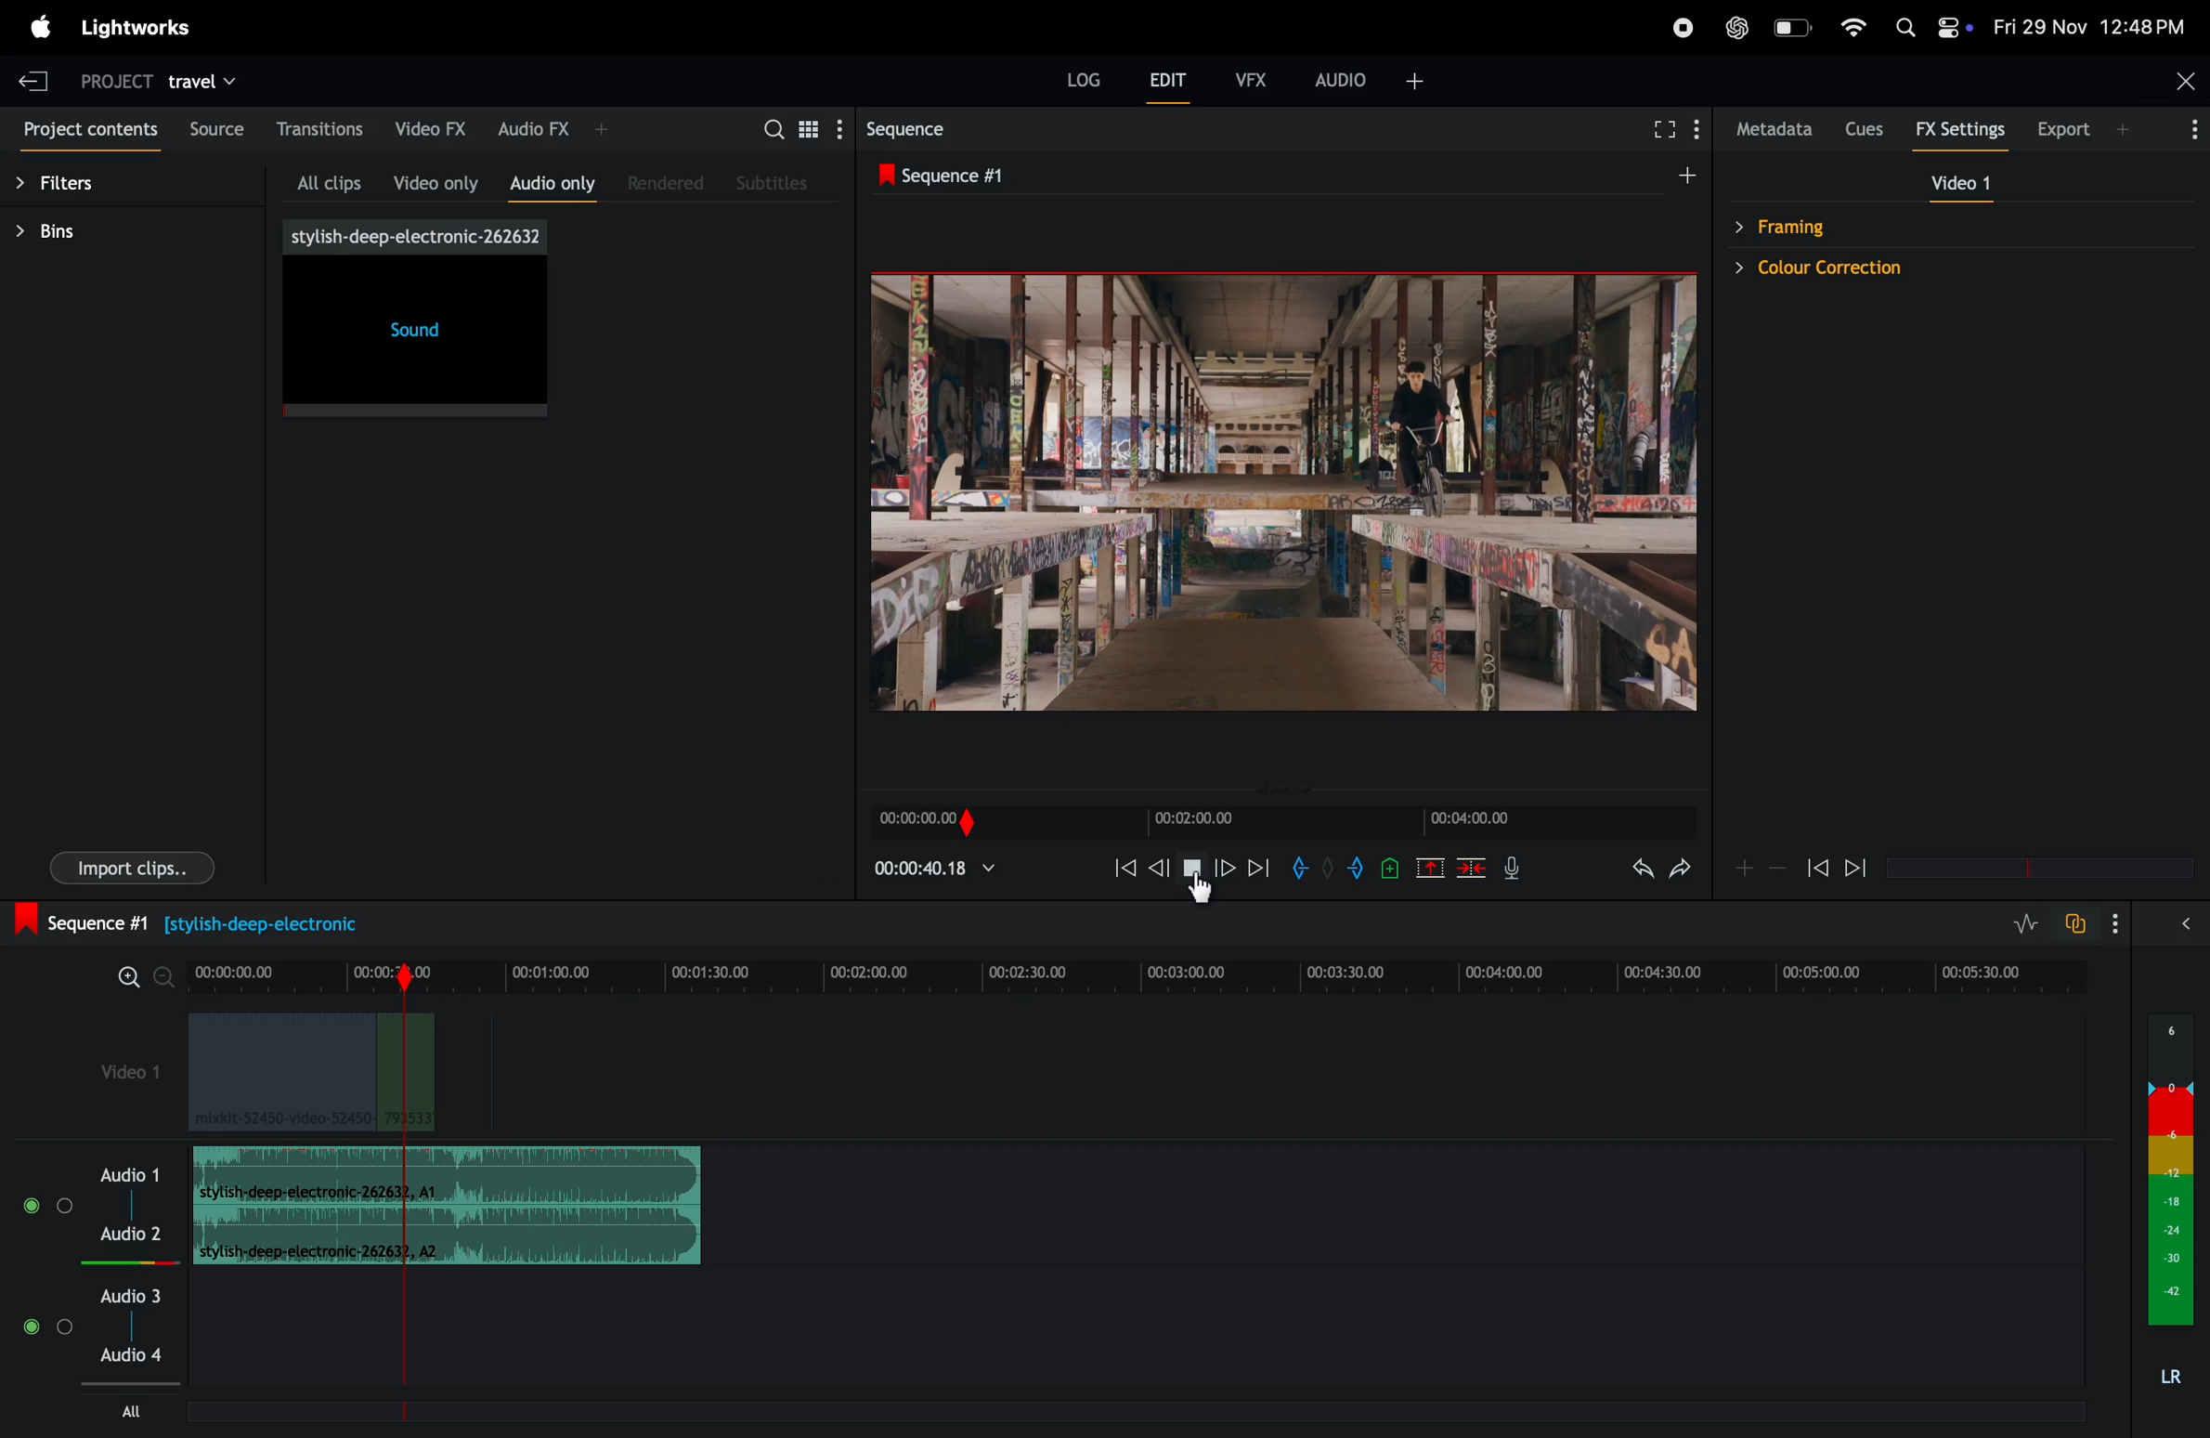  What do you see at coordinates (33, 75) in the screenshot?
I see `exit` at bounding box center [33, 75].